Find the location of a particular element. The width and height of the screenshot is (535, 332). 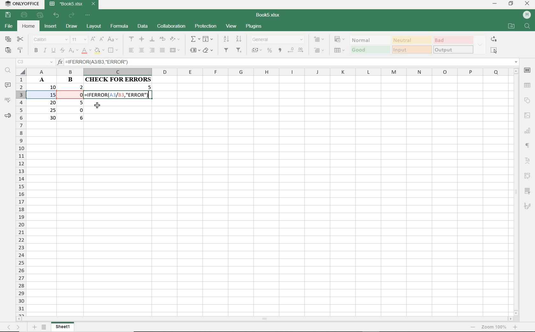

ALIGN MIDDLE is located at coordinates (142, 40).